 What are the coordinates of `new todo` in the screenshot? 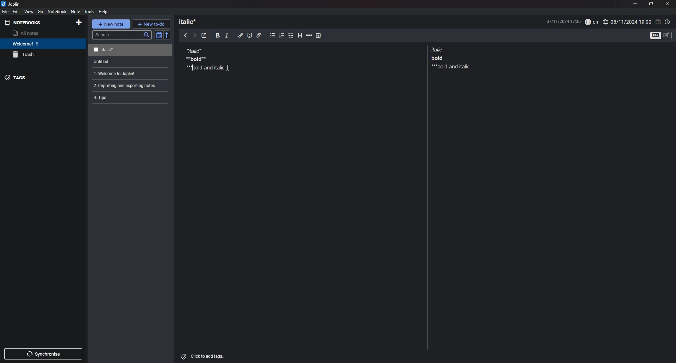 It's located at (151, 24).